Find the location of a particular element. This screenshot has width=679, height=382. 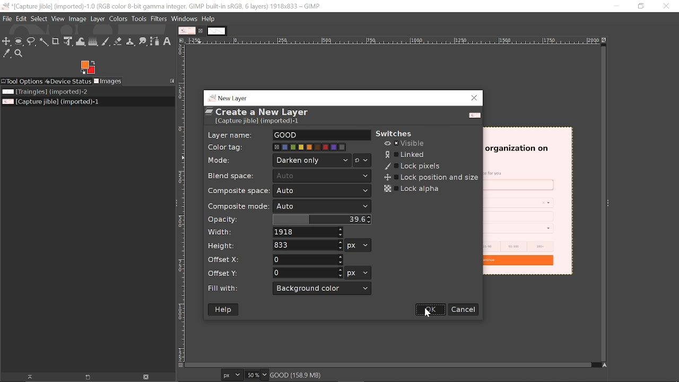

layer name is located at coordinates (321, 135).